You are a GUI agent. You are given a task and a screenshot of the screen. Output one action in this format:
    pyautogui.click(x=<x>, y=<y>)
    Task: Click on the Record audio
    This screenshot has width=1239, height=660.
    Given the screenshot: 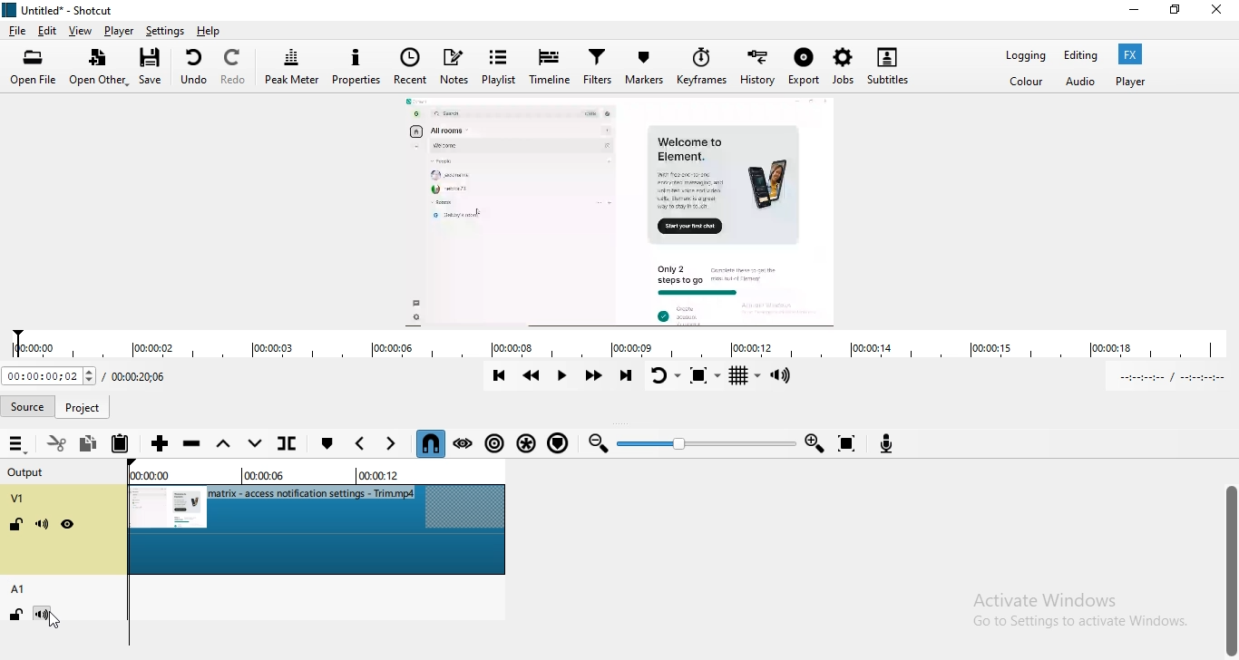 What is the action you would take?
    pyautogui.click(x=891, y=442)
    